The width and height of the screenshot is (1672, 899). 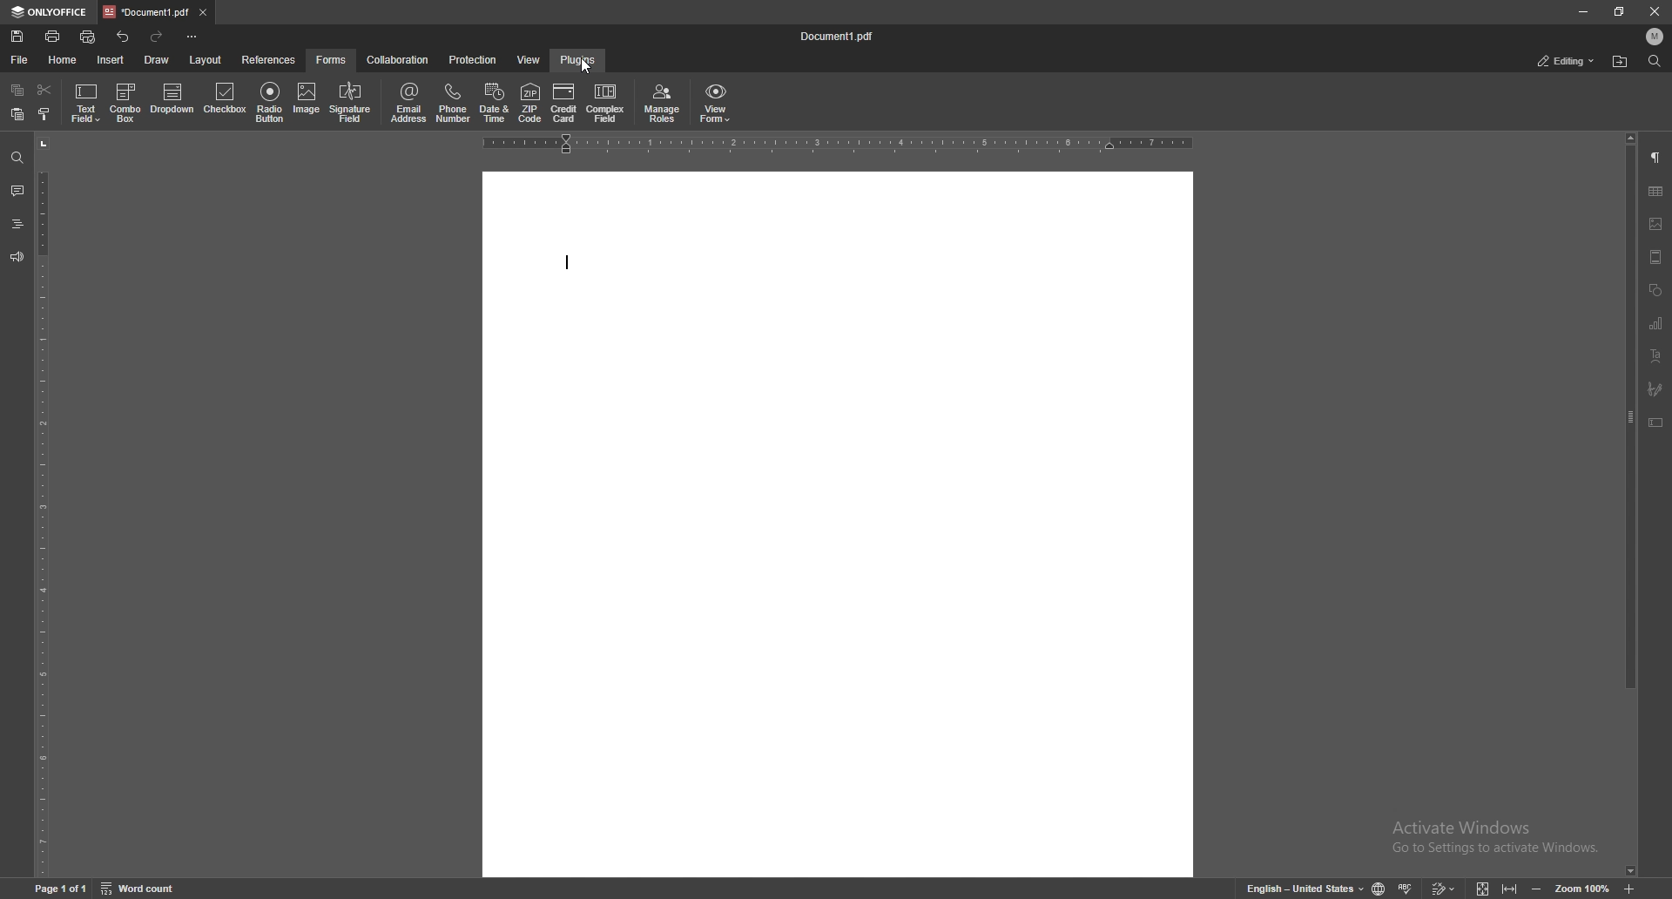 What do you see at coordinates (1653, 63) in the screenshot?
I see `find` at bounding box center [1653, 63].